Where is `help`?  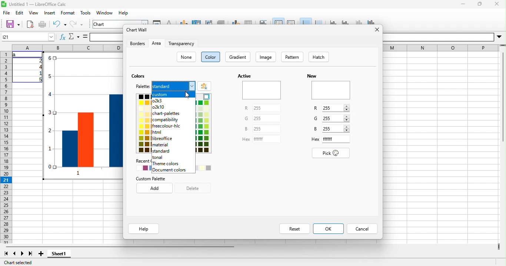
help is located at coordinates (144, 229).